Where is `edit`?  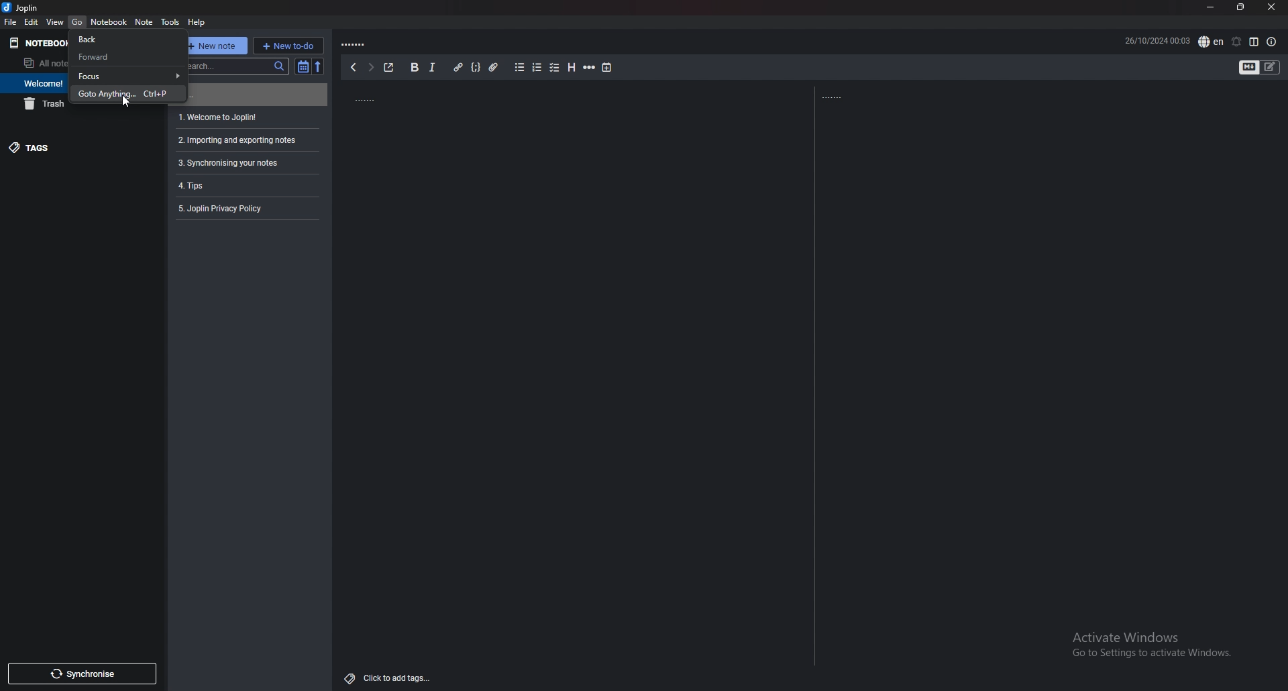
edit is located at coordinates (31, 21).